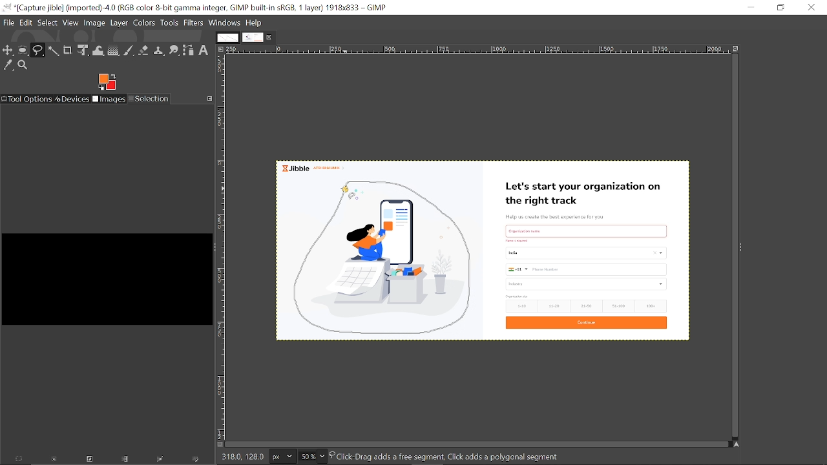 This screenshot has width=827, height=465. I want to click on Close, so click(811, 7).